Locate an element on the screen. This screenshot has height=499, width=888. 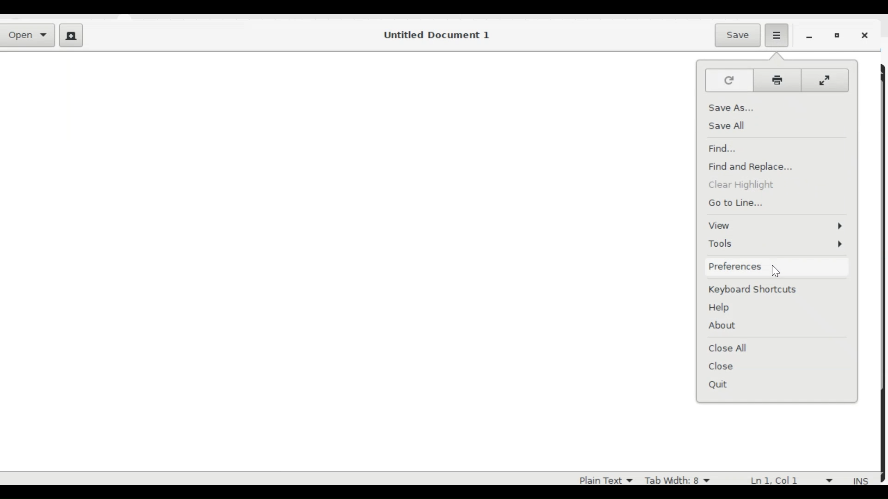
Close is located at coordinates (867, 37).